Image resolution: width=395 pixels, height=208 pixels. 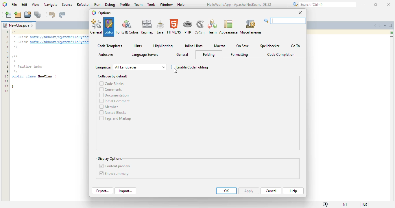 I want to click on HelloWorldApp - Apache NetBeans IDE 22, so click(x=239, y=5).